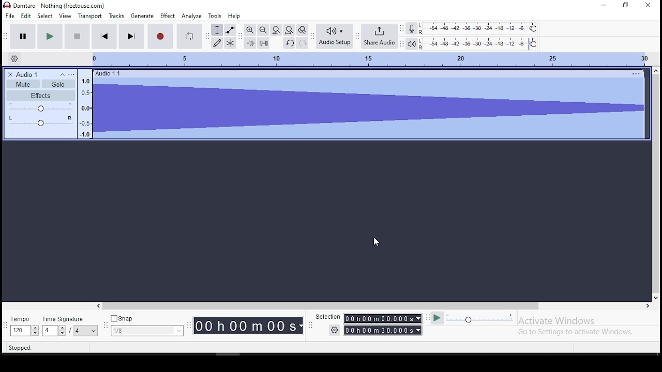  What do you see at coordinates (23, 84) in the screenshot?
I see `mute` at bounding box center [23, 84].